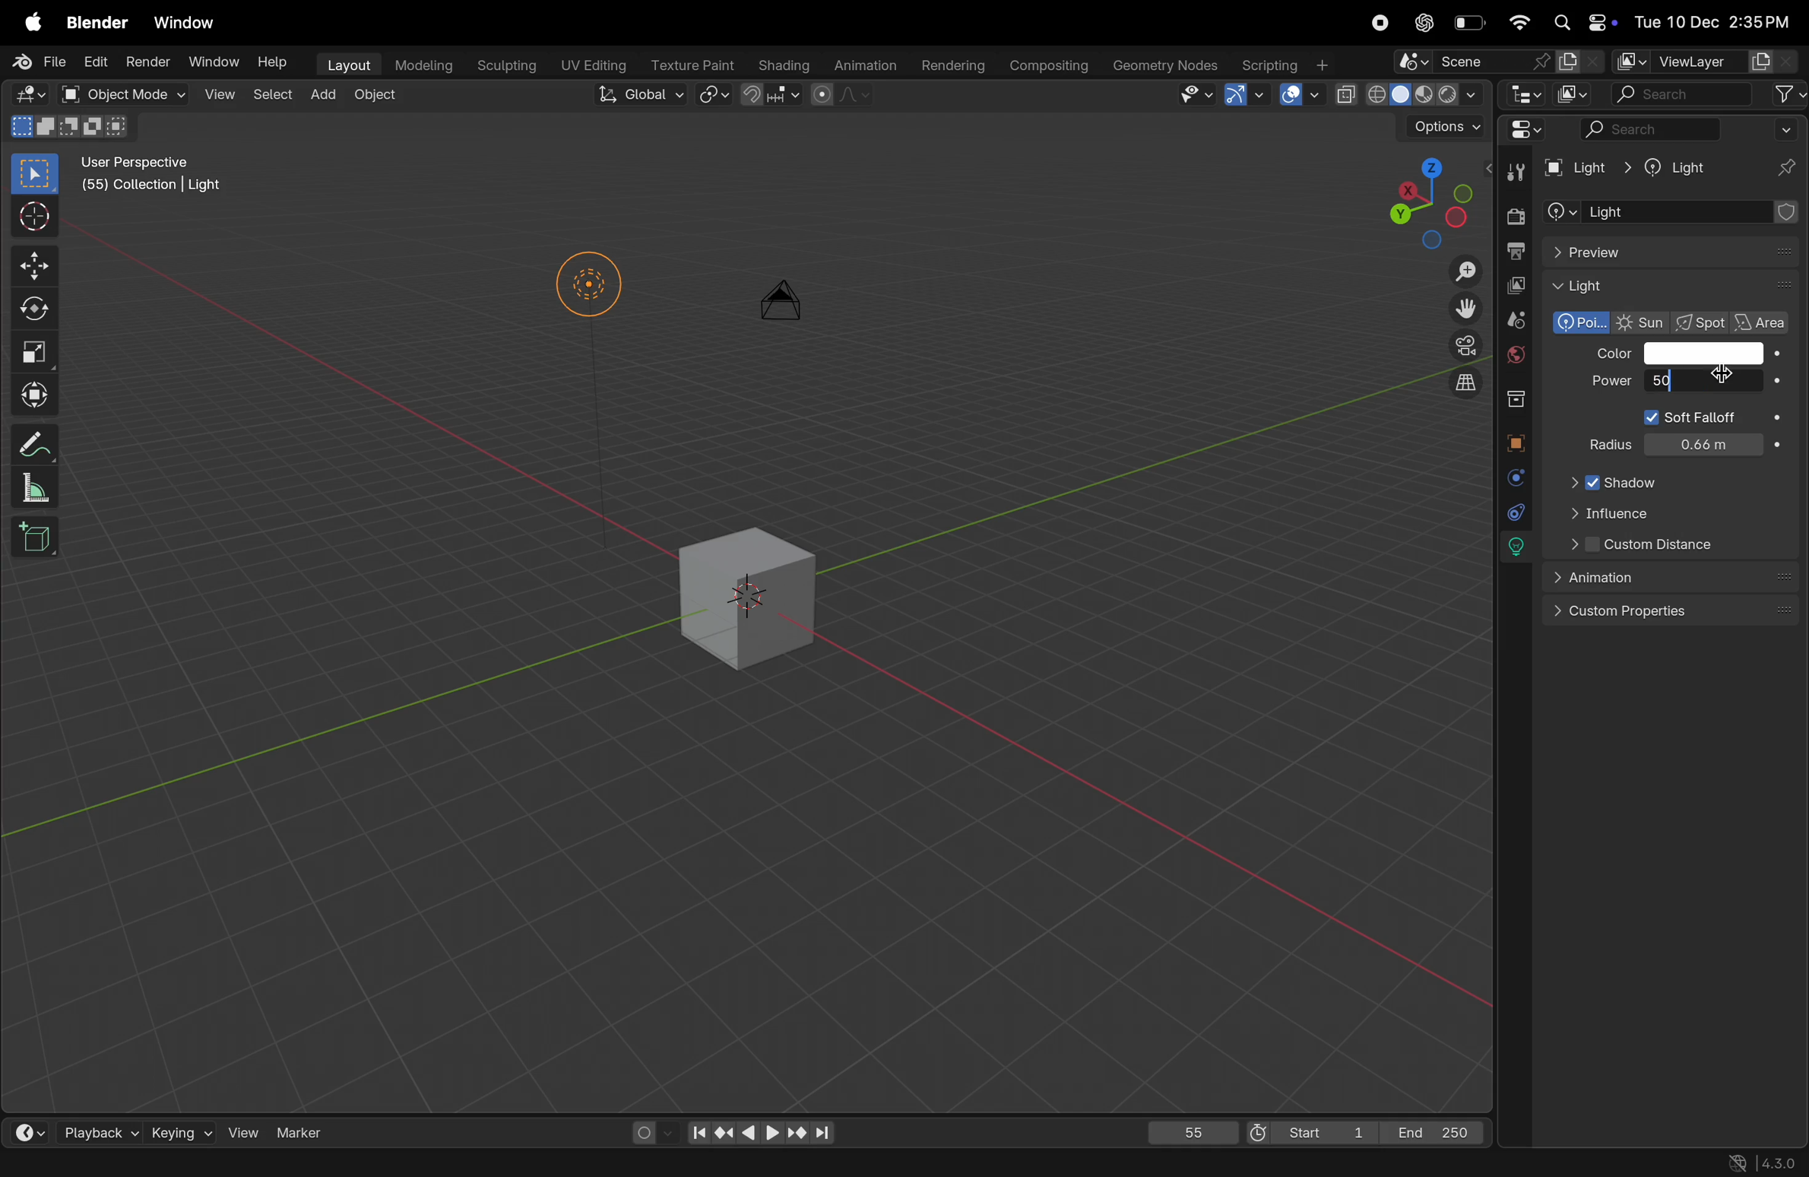 This screenshot has width=1809, height=1177. What do you see at coordinates (1513, 287) in the screenshot?
I see `view layer` at bounding box center [1513, 287].